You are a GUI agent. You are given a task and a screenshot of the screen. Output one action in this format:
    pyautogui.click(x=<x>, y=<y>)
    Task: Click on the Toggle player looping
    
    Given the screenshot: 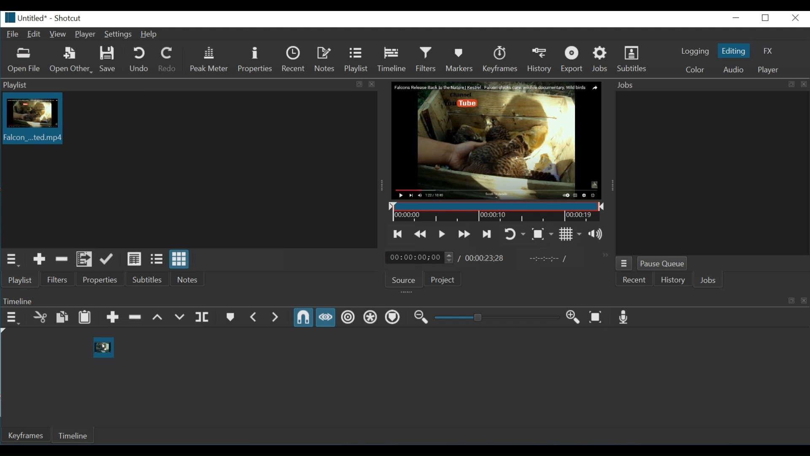 What is the action you would take?
    pyautogui.click(x=515, y=234)
    